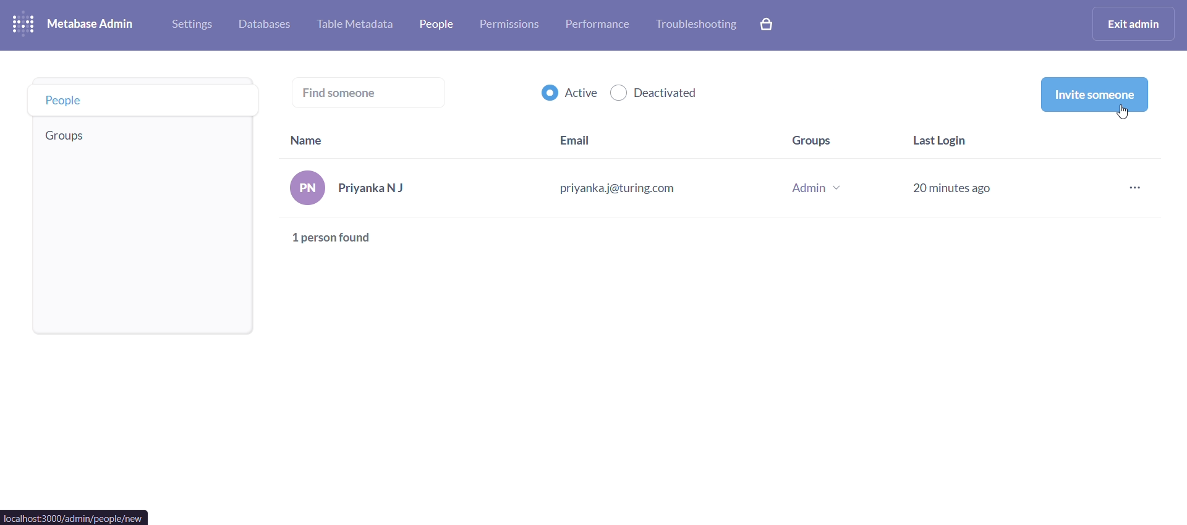 This screenshot has width=1187, height=525. Describe the element at coordinates (435, 27) in the screenshot. I see `people` at that location.